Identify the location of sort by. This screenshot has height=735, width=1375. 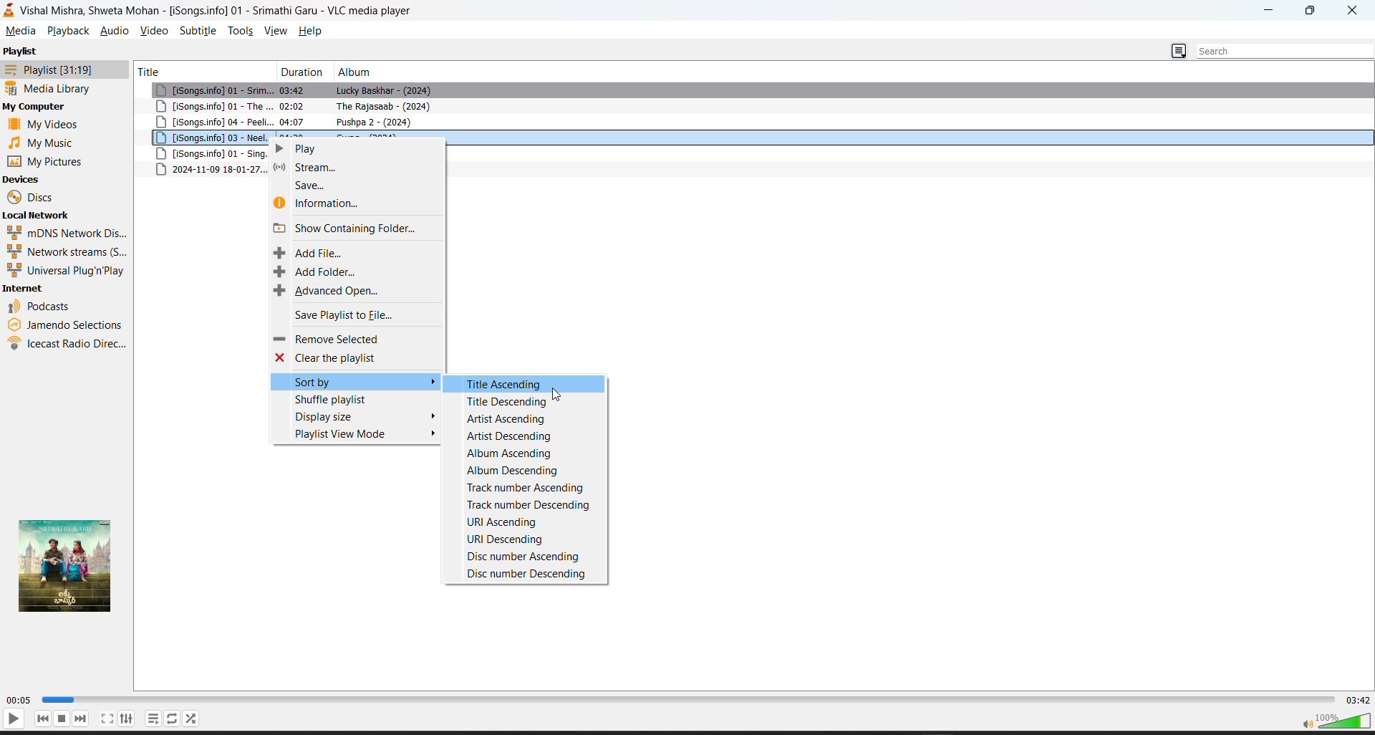
(356, 382).